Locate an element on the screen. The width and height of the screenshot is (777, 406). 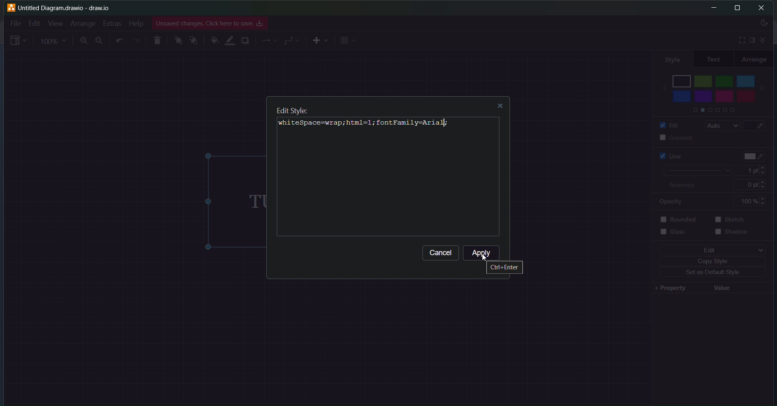
minimize is located at coordinates (711, 8).